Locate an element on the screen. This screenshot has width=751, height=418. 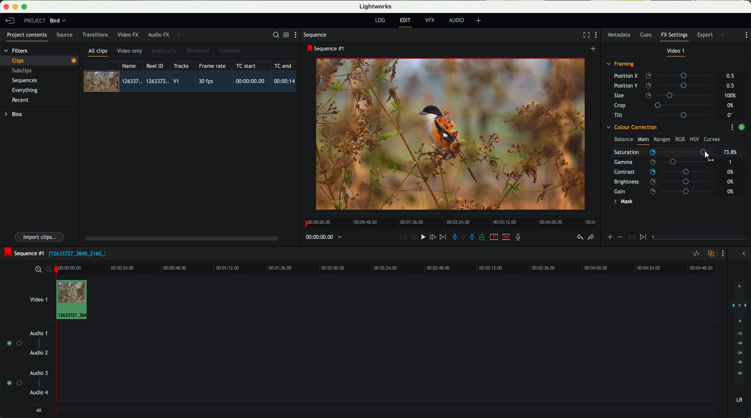
search for assets or bins is located at coordinates (274, 35).